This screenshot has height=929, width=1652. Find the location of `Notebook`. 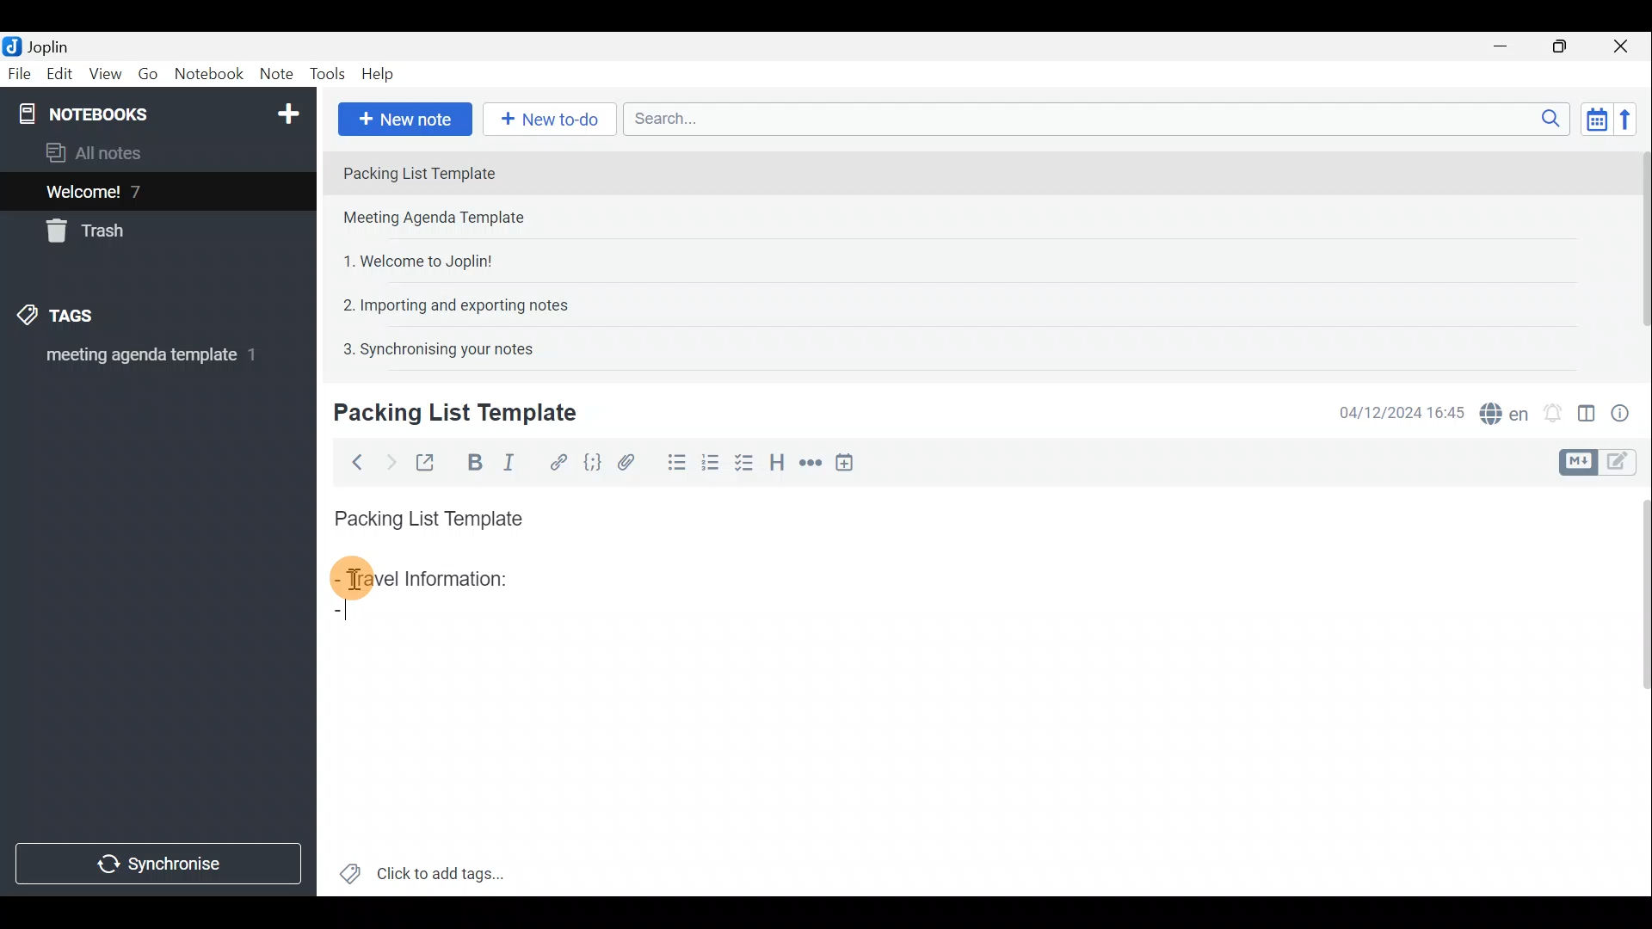

Notebook is located at coordinates (156, 112).